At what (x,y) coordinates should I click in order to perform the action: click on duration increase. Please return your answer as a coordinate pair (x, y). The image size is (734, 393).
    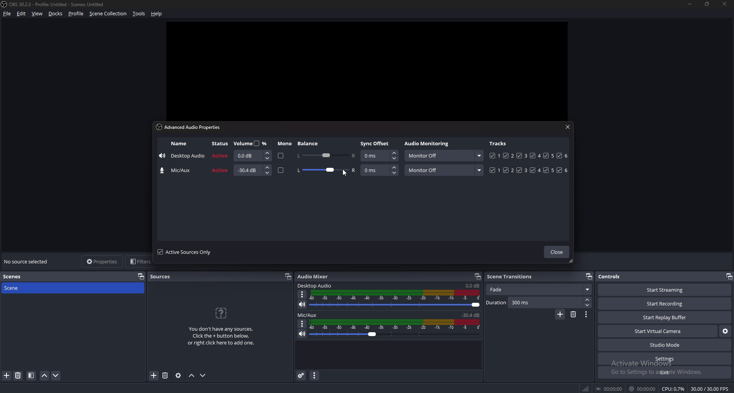
    Looking at the image, I should click on (588, 300).